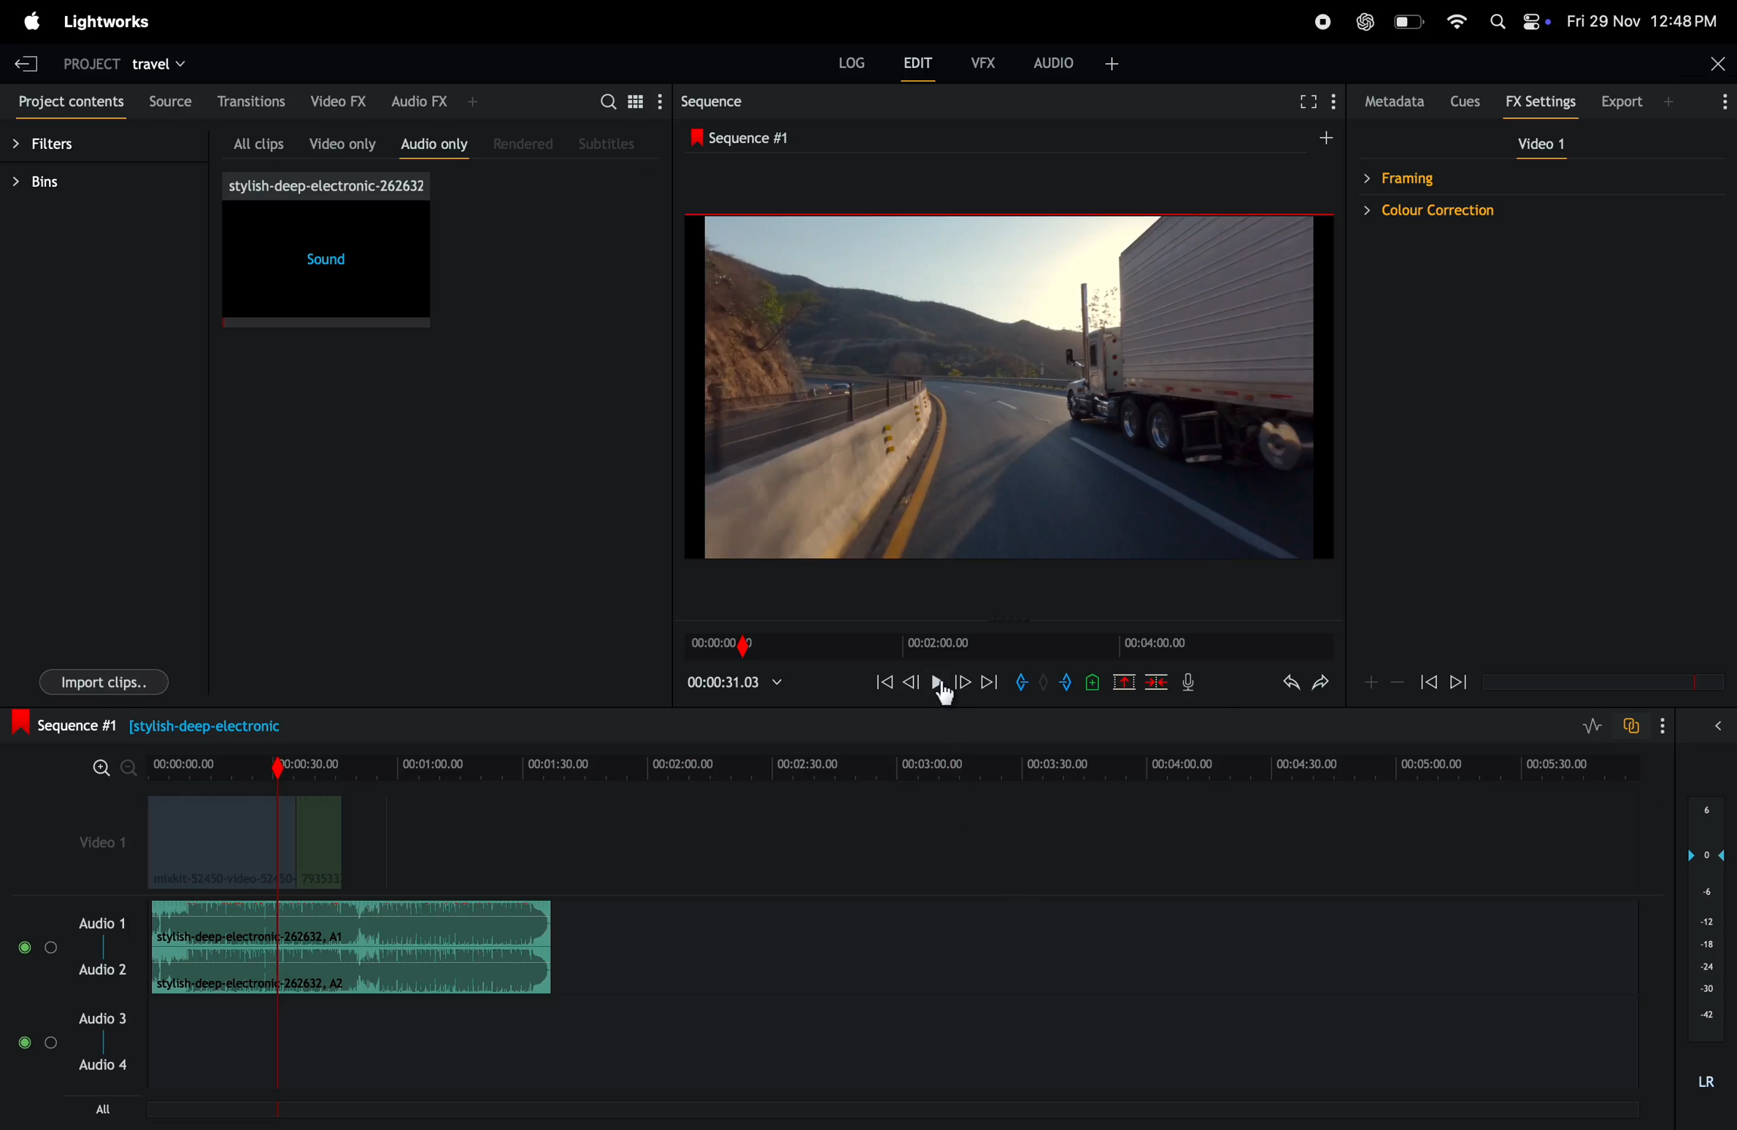  Describe the element at coordinates (1303, 101) in the screenshot. I see `full screen` at that location.